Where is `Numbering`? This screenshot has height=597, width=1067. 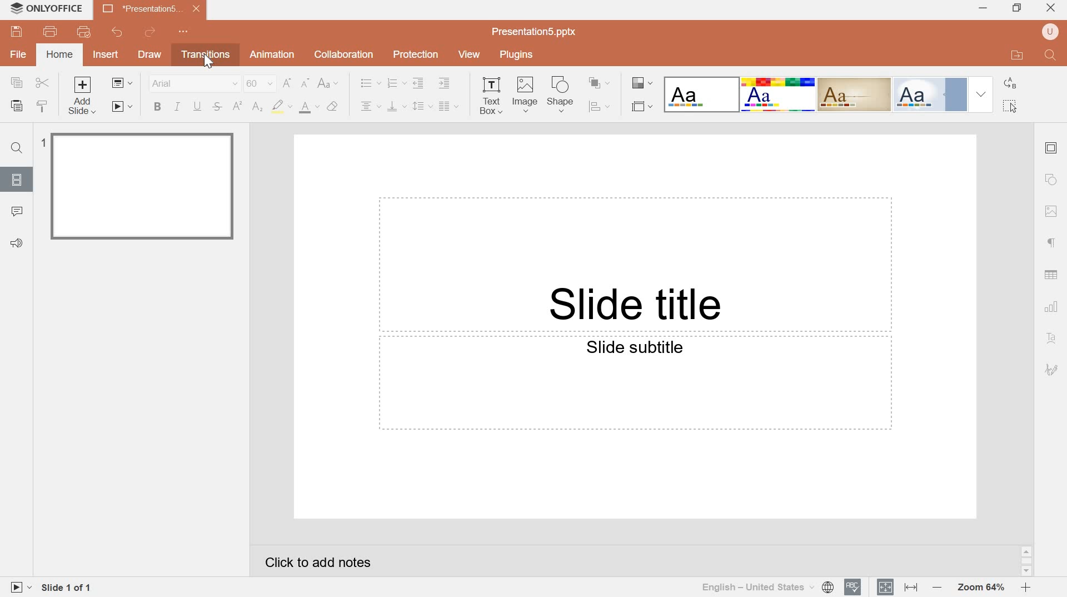
Numbering is located at coordinates (397, 83).